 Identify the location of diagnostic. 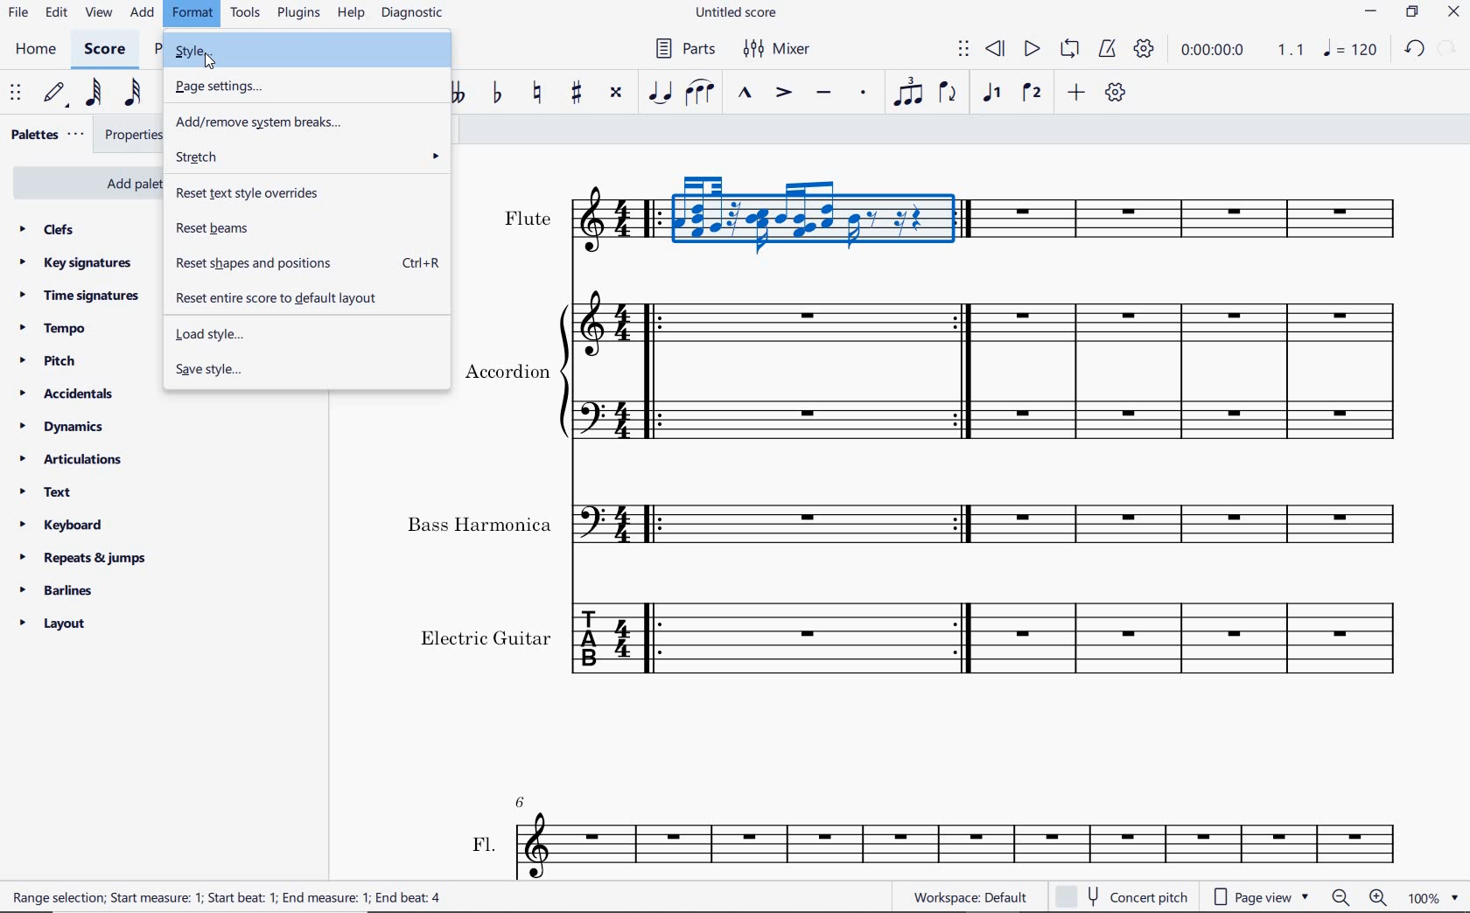
(413, 14).